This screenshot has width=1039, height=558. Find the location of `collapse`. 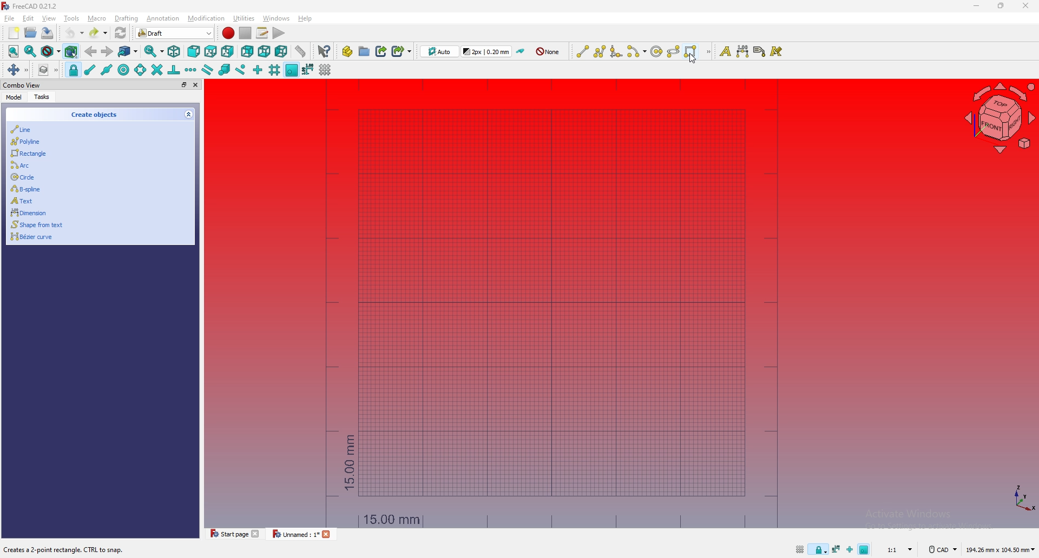

collapse is located at coordinates (188, 115).